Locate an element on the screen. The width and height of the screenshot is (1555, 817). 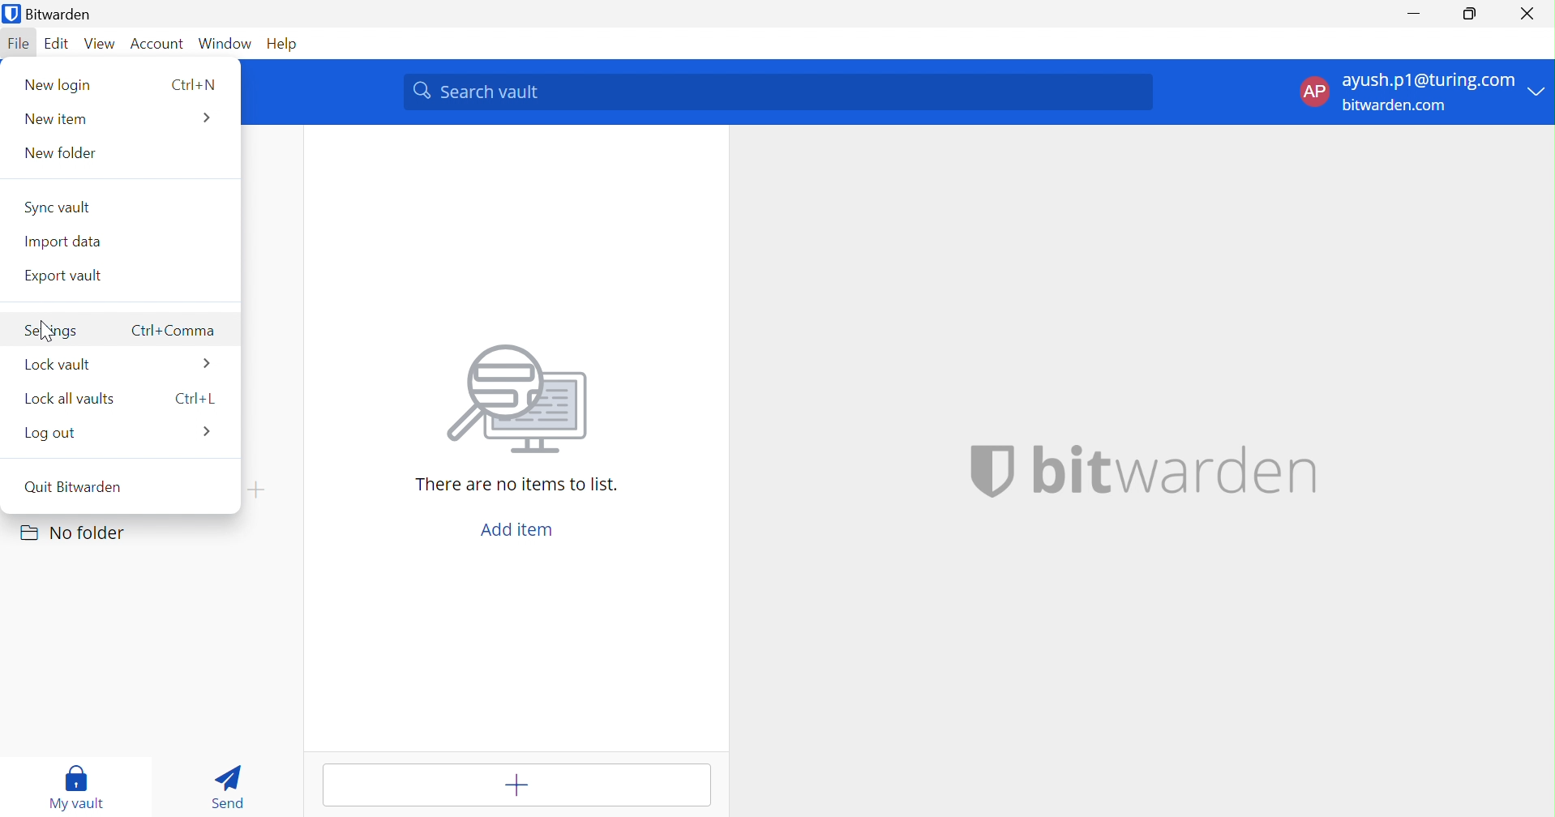
Export vault is located at coordinates (63, 276).